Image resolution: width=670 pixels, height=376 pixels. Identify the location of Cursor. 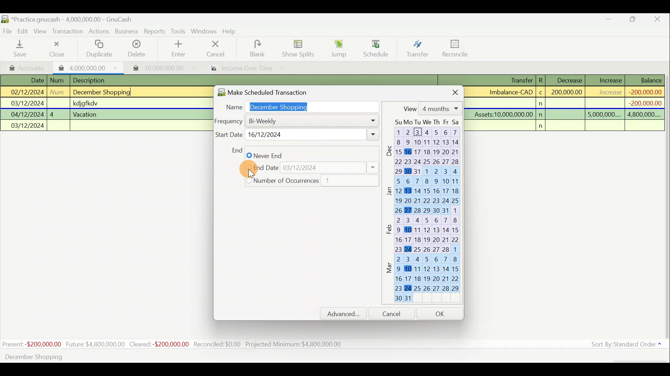
(375, 46).